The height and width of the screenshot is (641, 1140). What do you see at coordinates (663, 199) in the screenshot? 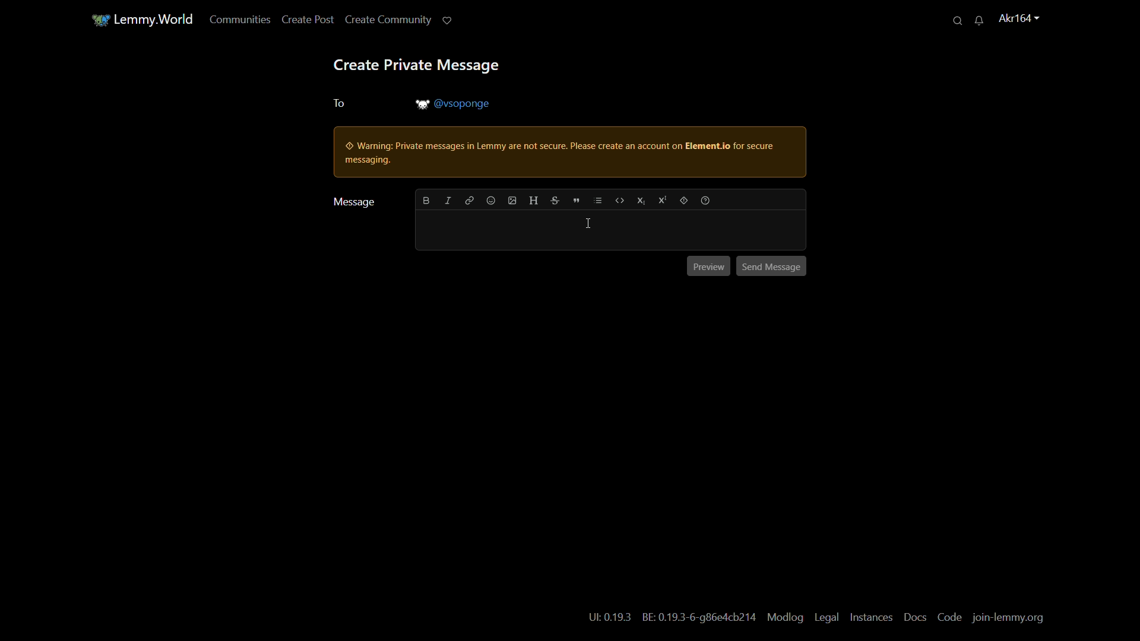
I see `superscript` at bounding box center [663, 199].